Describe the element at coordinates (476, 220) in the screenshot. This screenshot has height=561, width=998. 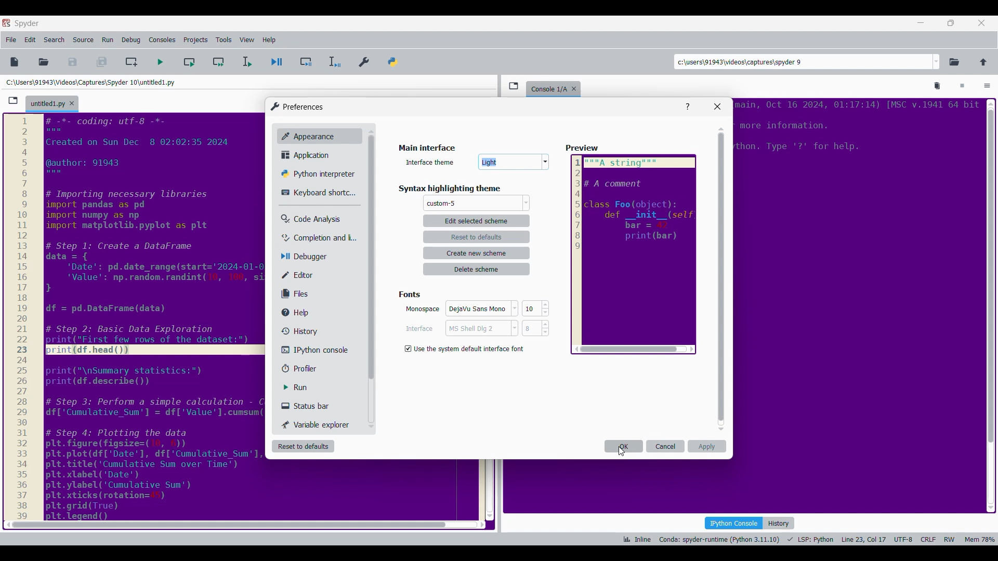
I see `edit selected scheme` at that location.